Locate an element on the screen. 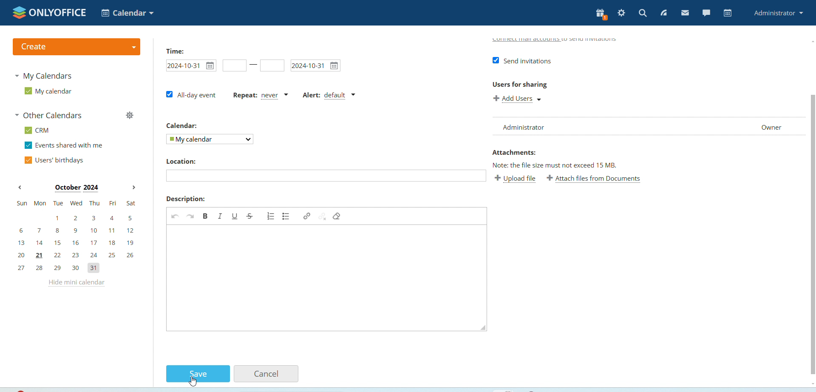 Image resolution: width=816 pixels, height=392 pixels. Add users is located at coordinates (518, 99).